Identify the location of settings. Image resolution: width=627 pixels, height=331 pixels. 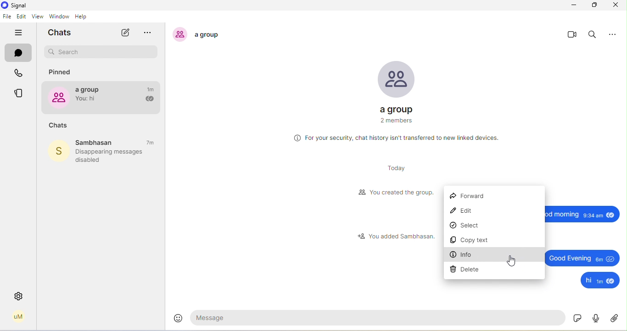
(19, 296).